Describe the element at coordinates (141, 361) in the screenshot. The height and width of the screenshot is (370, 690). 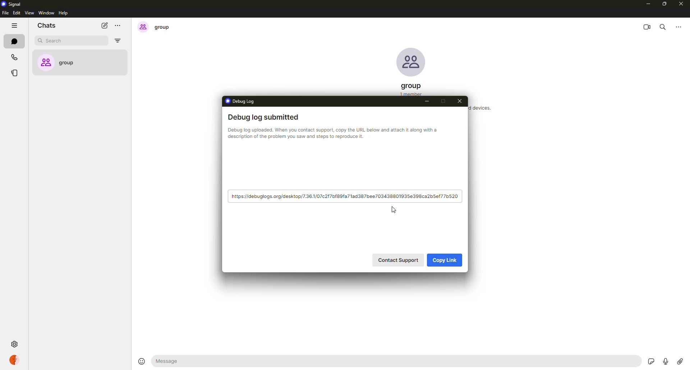
I see `emoji` at that location.